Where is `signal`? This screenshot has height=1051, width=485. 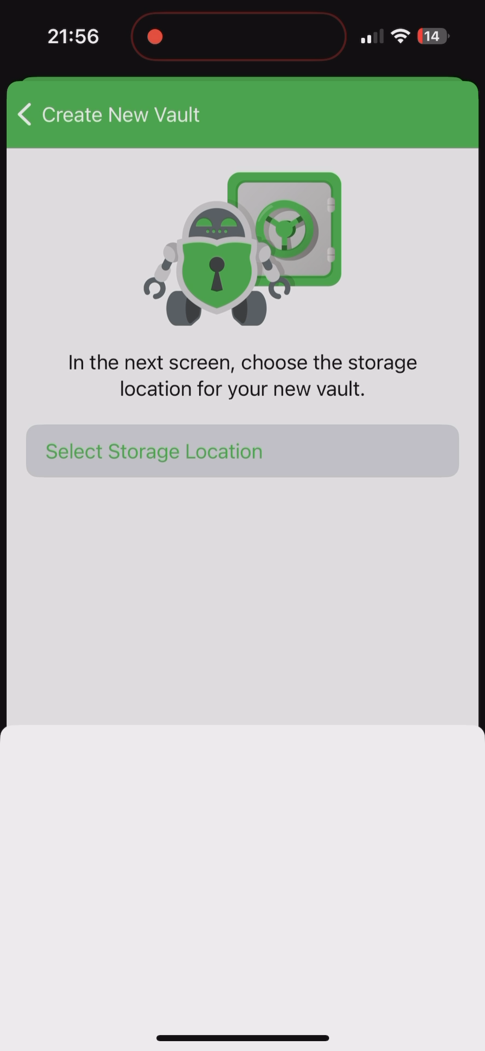
signal is located at coordinates (371, 37).